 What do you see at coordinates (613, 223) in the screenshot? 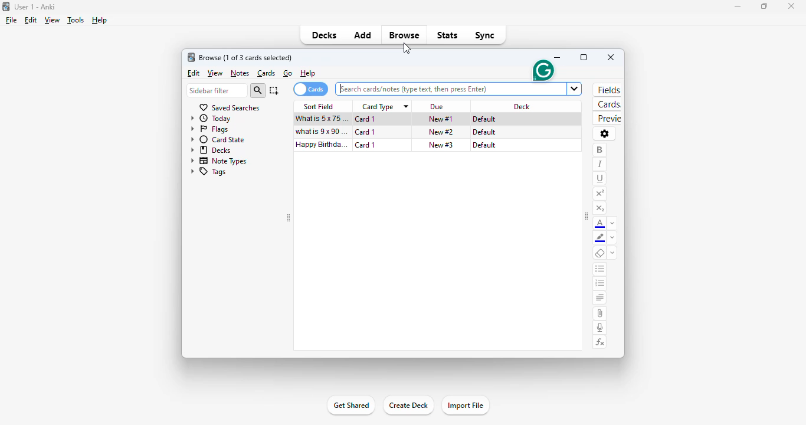
I see `change color` at bounding box center [613, 223].